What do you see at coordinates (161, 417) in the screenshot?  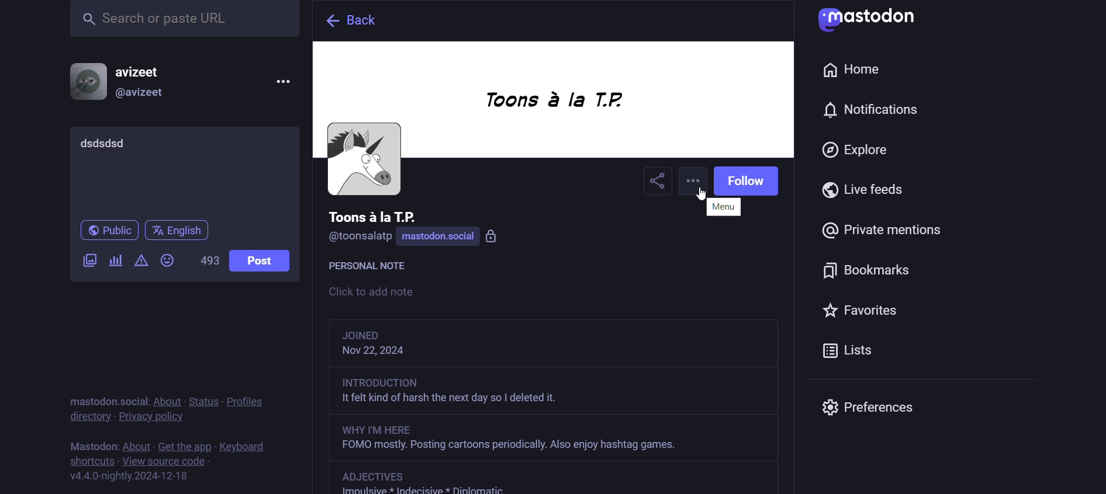 I see `privacy policy` at bounding box center [161, 417].